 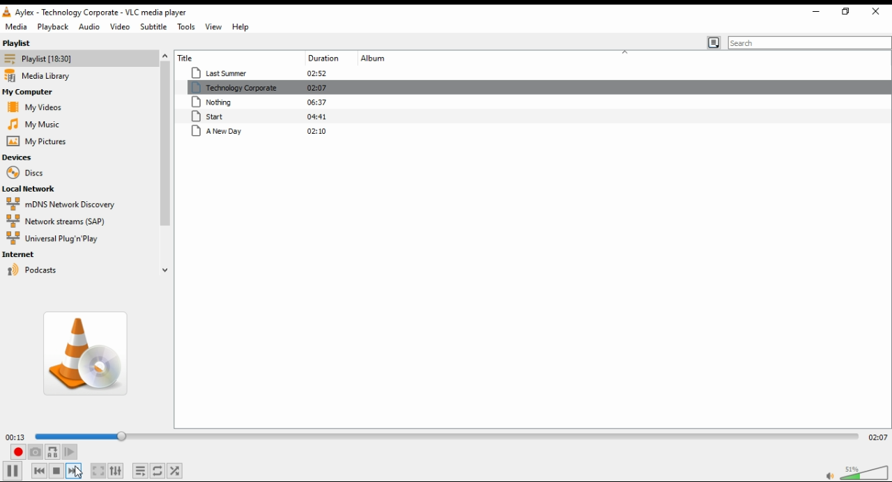 I want to click on network streams, so click(x=56, y=221).